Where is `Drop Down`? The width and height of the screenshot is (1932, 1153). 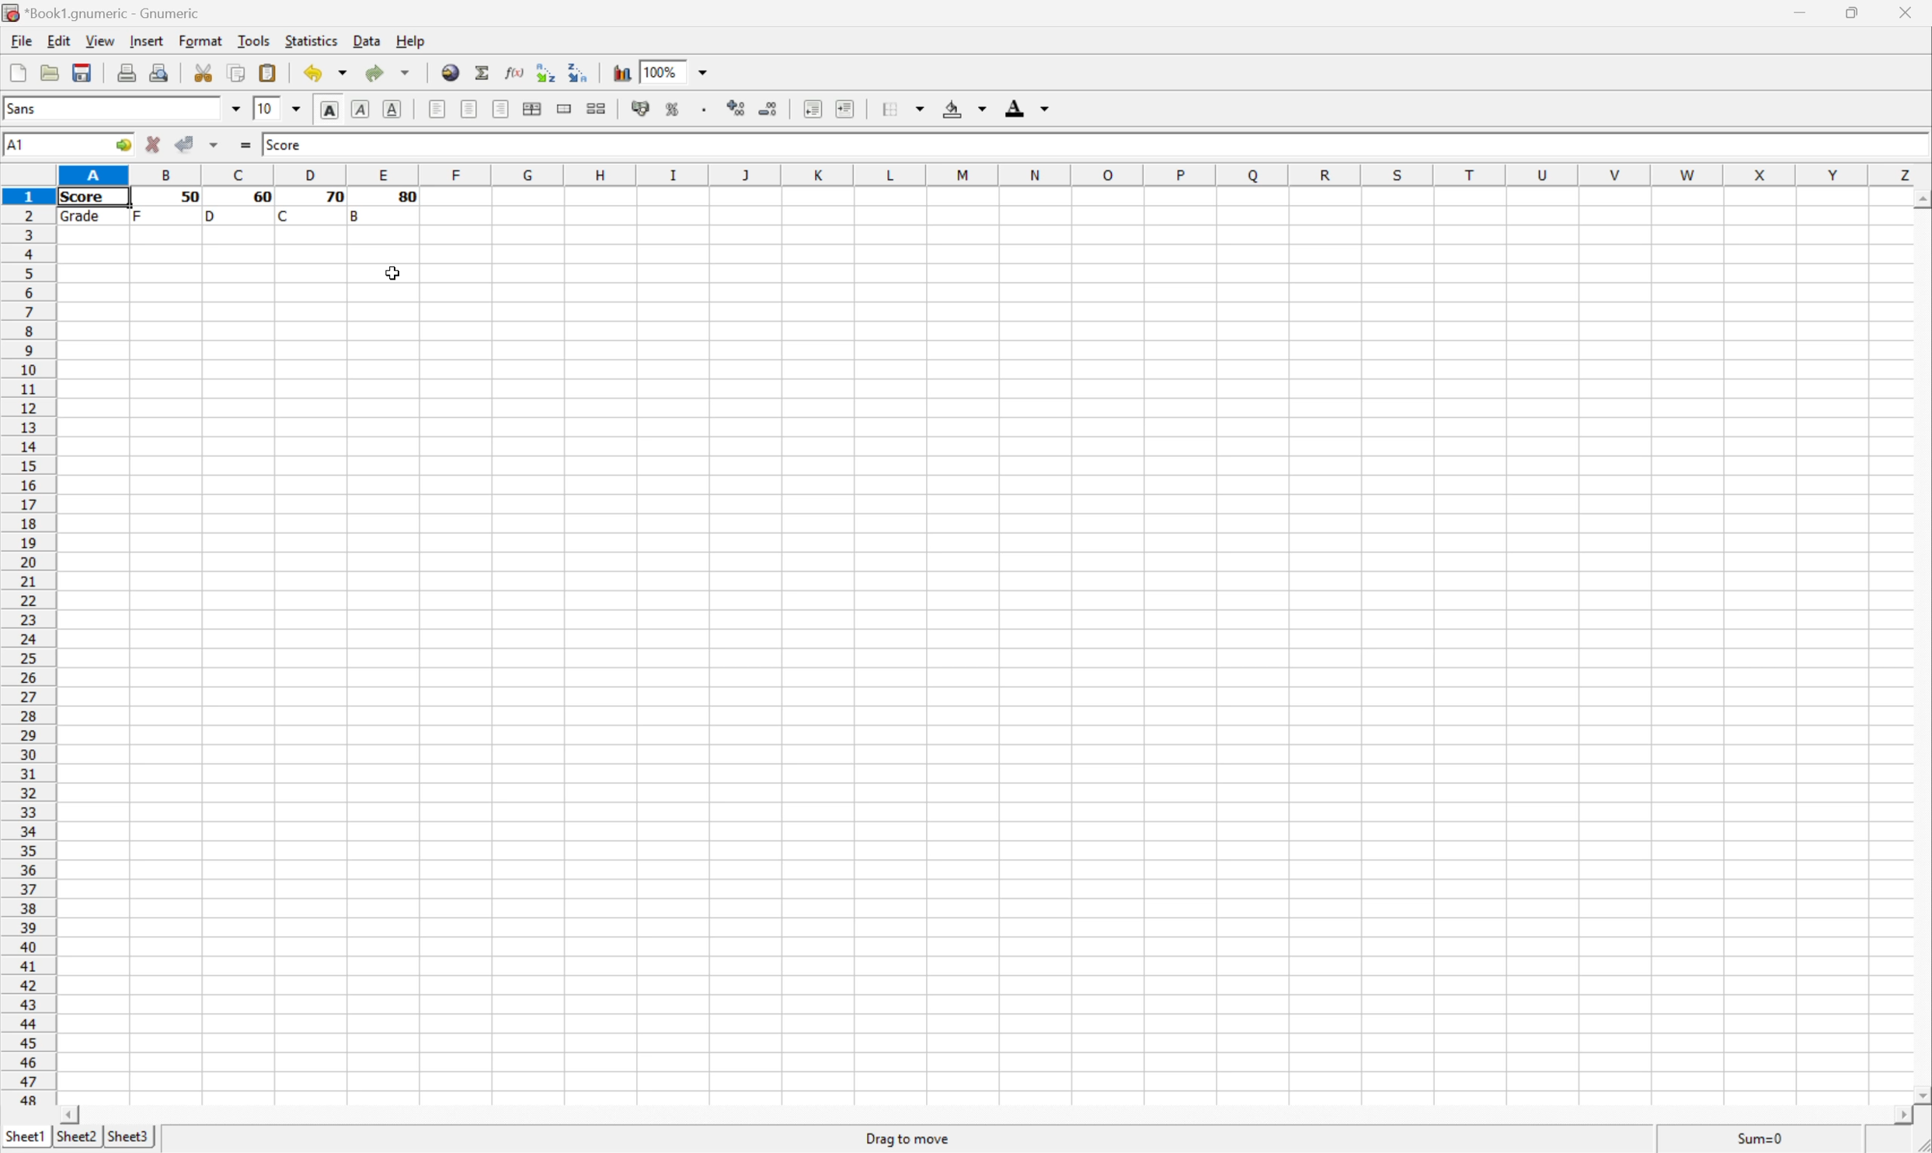 Drop Down is located at coordinates (232, 109).